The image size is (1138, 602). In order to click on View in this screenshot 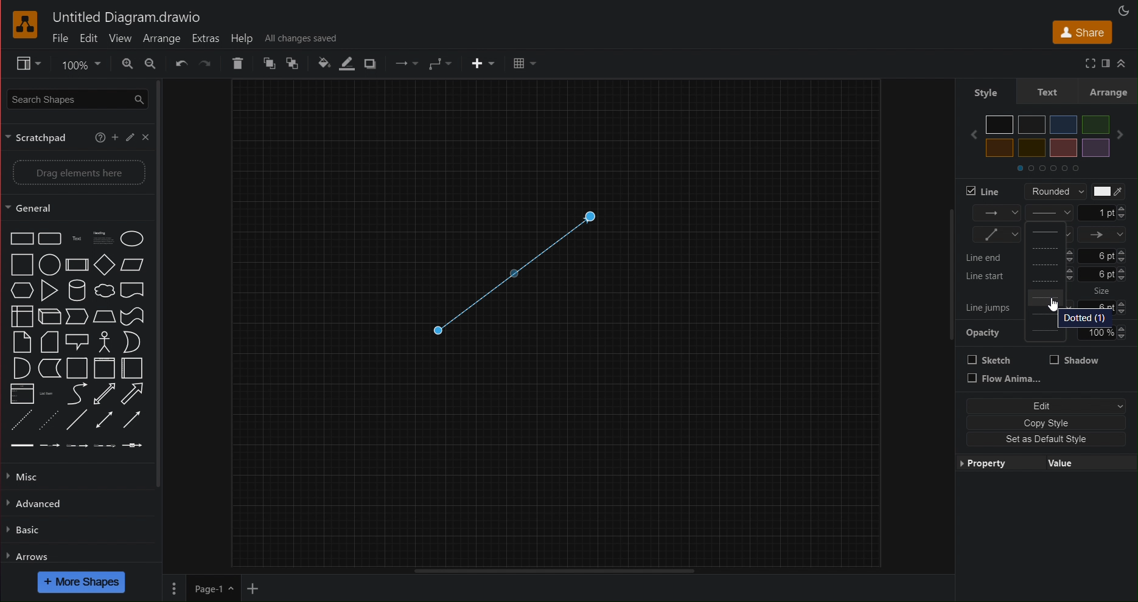, I will do `click(22, 64)`.